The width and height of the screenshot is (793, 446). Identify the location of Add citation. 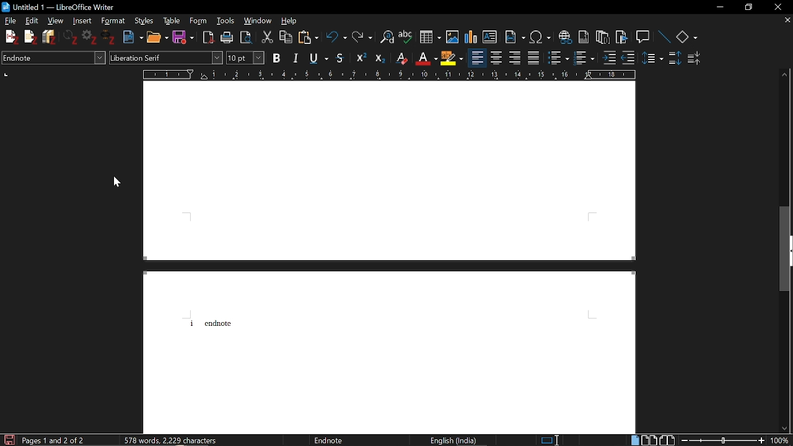
(9, 35).